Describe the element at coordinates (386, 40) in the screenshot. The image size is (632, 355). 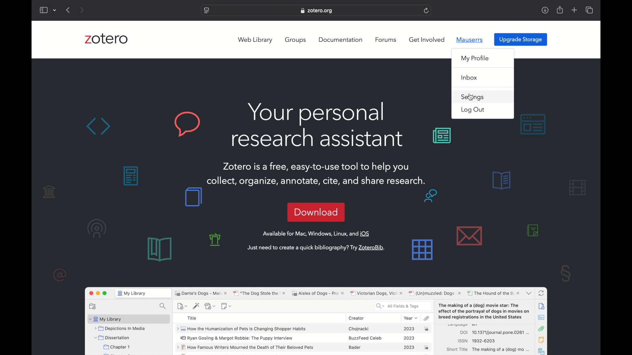
I see `forums` at that location.